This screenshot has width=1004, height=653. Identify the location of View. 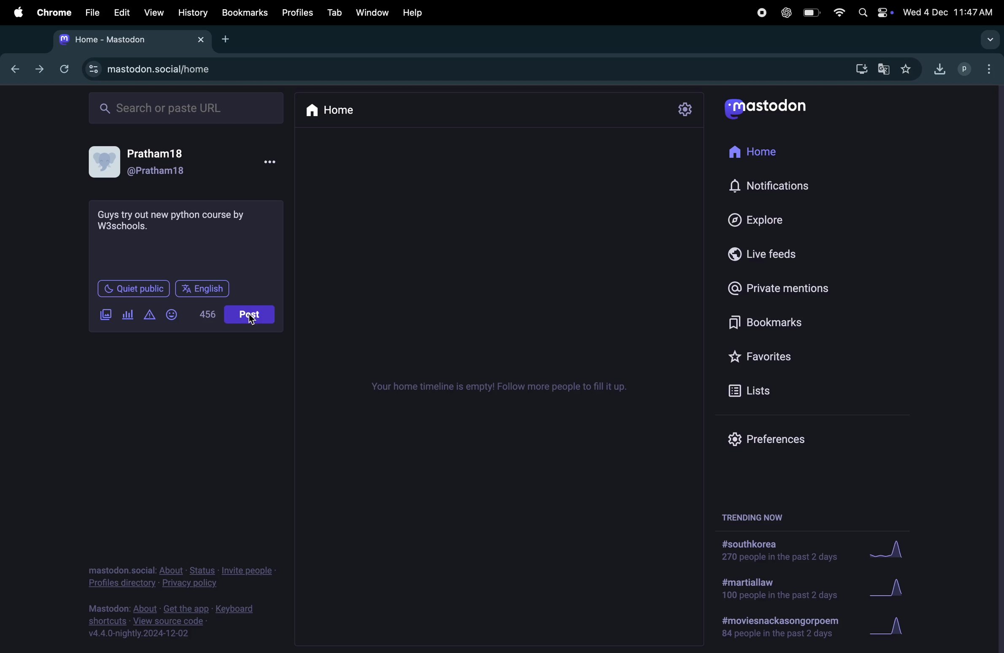
(154, 12).